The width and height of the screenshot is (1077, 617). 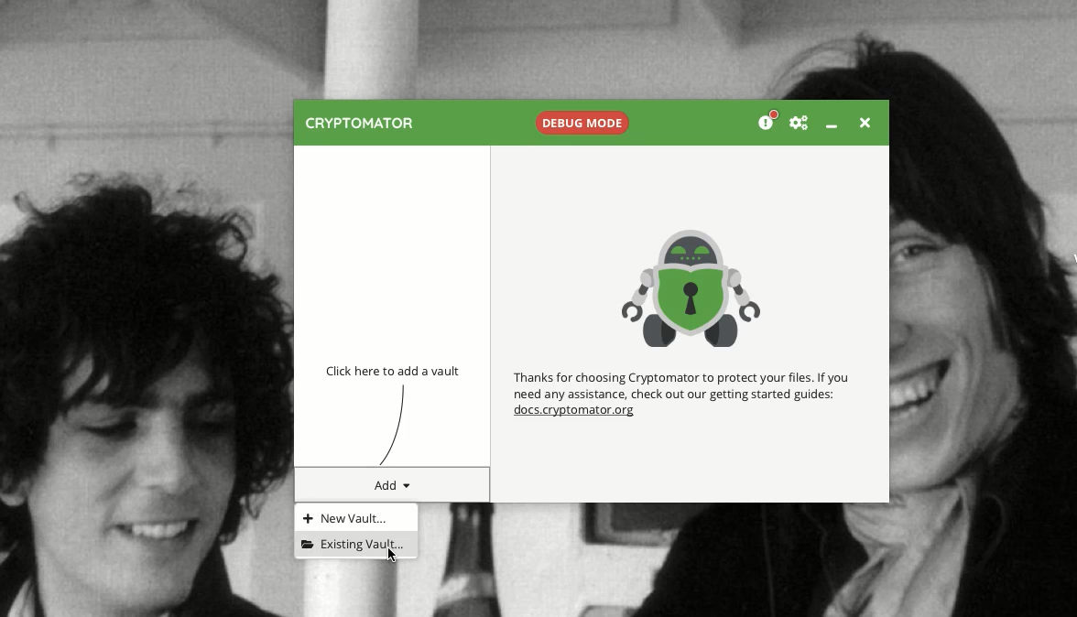 What do you see at coordinates (582, 122) in the screenshot?
I see `Debug mode` at bounding box center [582, 122].